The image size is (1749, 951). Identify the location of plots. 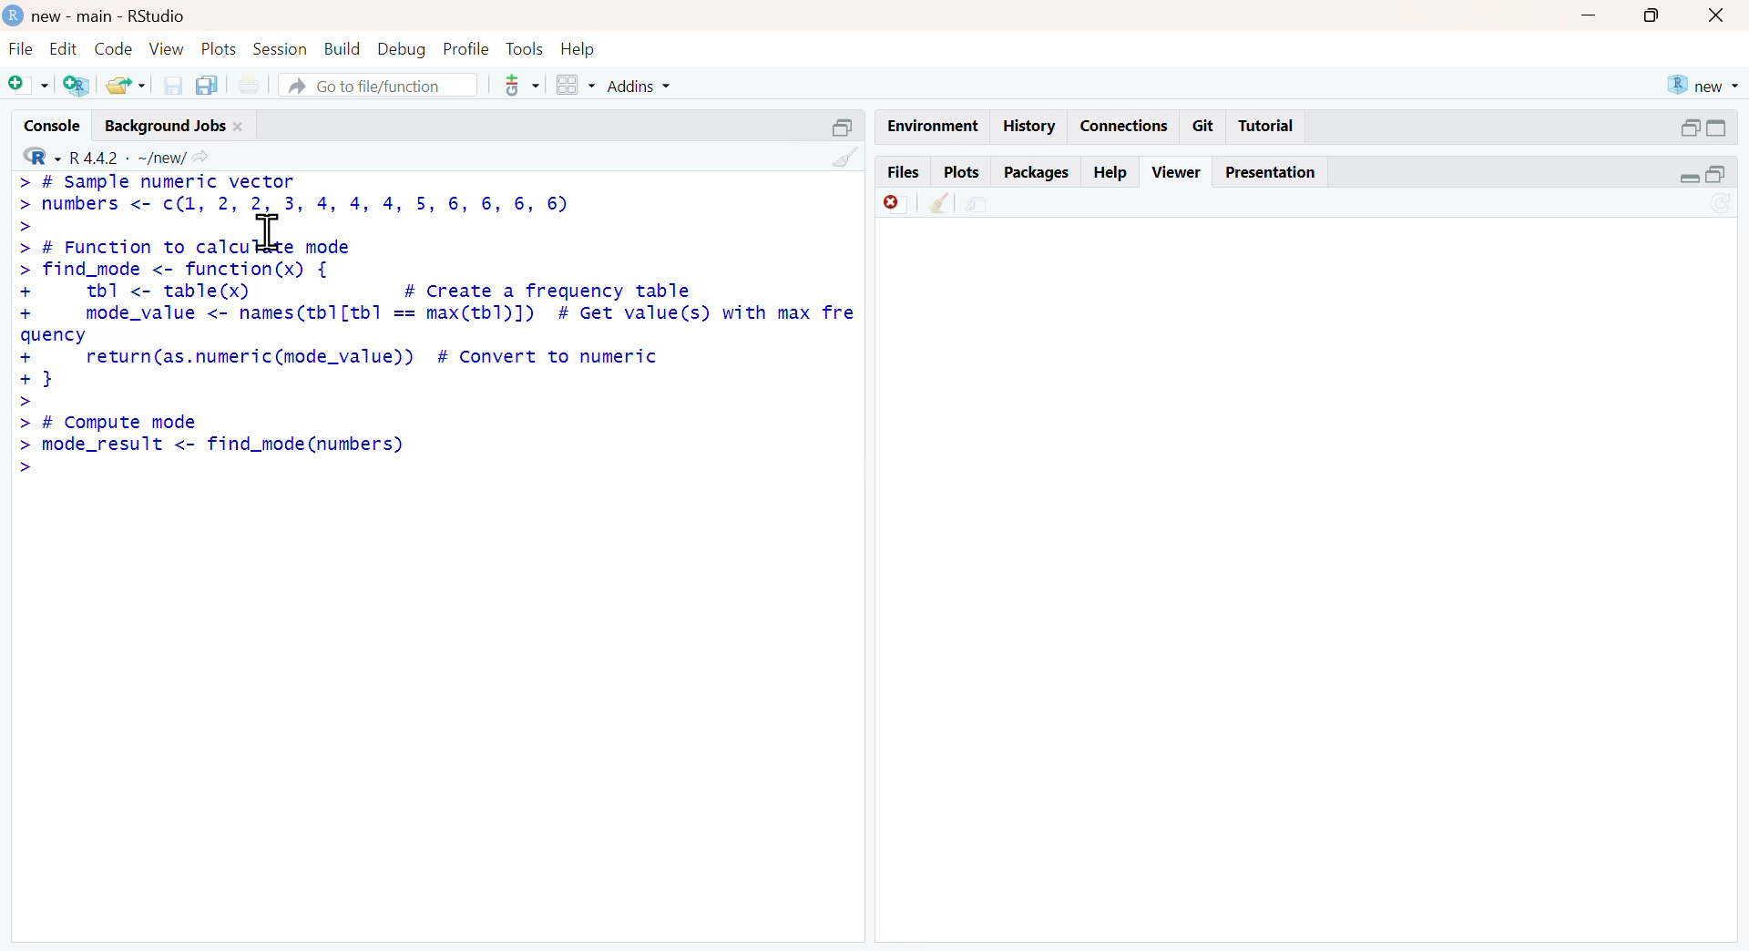
(961, 172).